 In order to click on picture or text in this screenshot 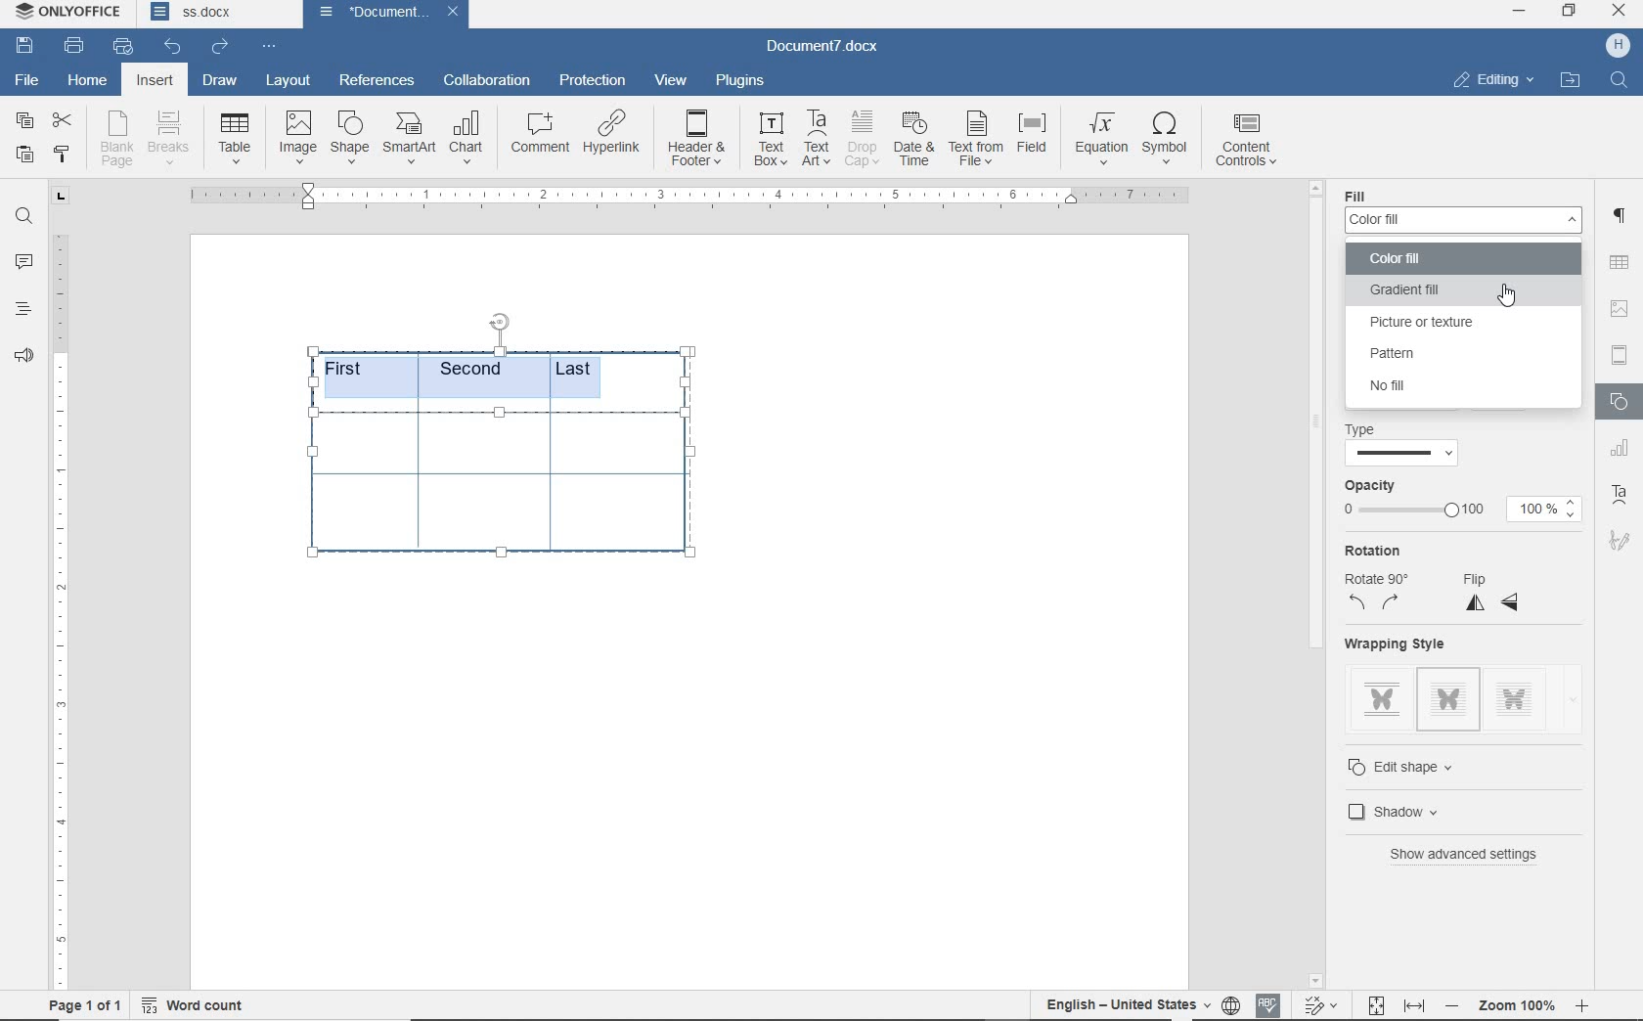, I will do `click(1459, 323)`.